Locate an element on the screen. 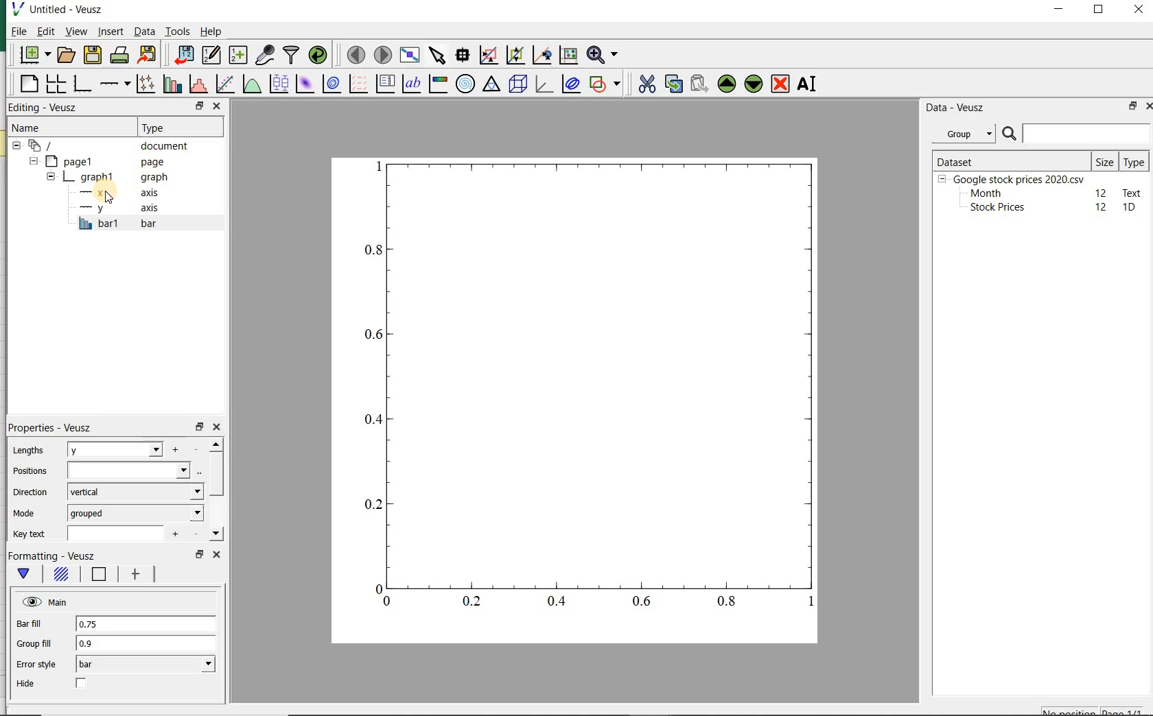 The width and height of the screenshot is (1153, 716). plot key is located at coordinates (385, 85).